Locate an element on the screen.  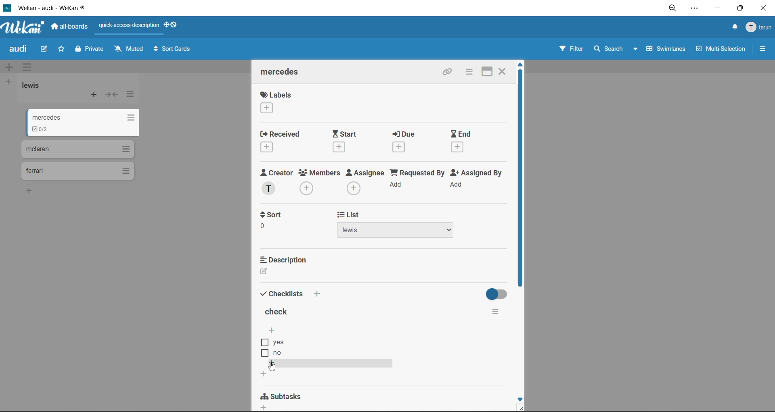
swimlane actions is located at coordinates (29, 67).